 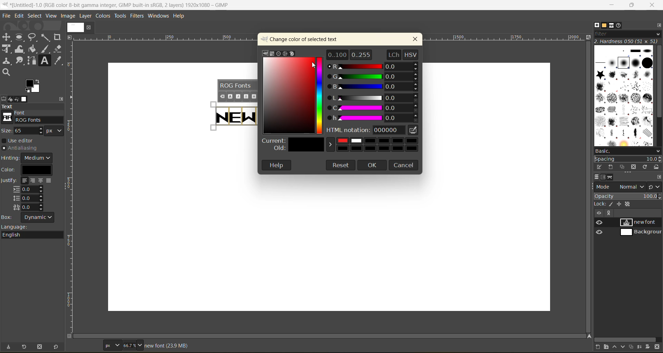 What do you see at coordinates (613, 5) in the screenshot?
I see `minimize` at bounding box center [613, 5].